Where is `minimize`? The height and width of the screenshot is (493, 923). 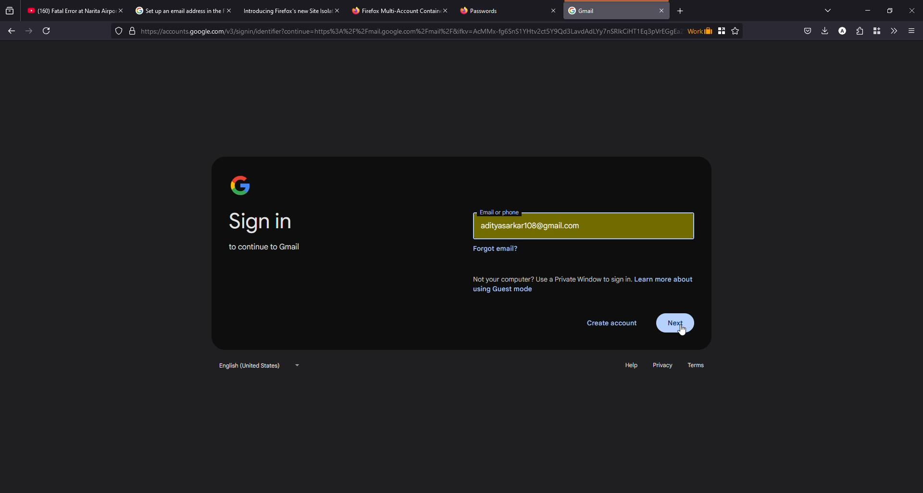
minimize is located at coordinates (863, 10).